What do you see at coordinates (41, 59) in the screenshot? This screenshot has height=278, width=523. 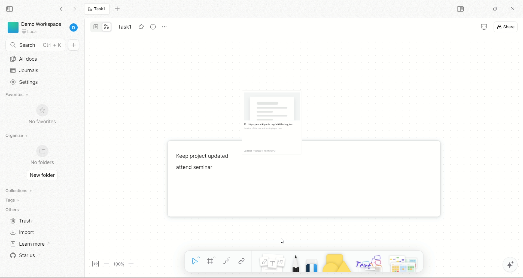 I see `all docs` at bounding box center [41, 59].